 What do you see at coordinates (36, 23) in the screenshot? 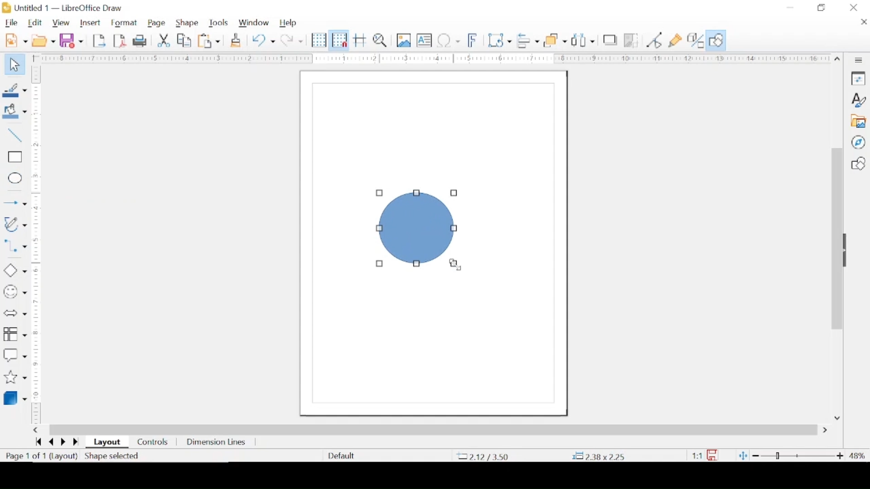
I see `edit` at bounding box center [36, 23].